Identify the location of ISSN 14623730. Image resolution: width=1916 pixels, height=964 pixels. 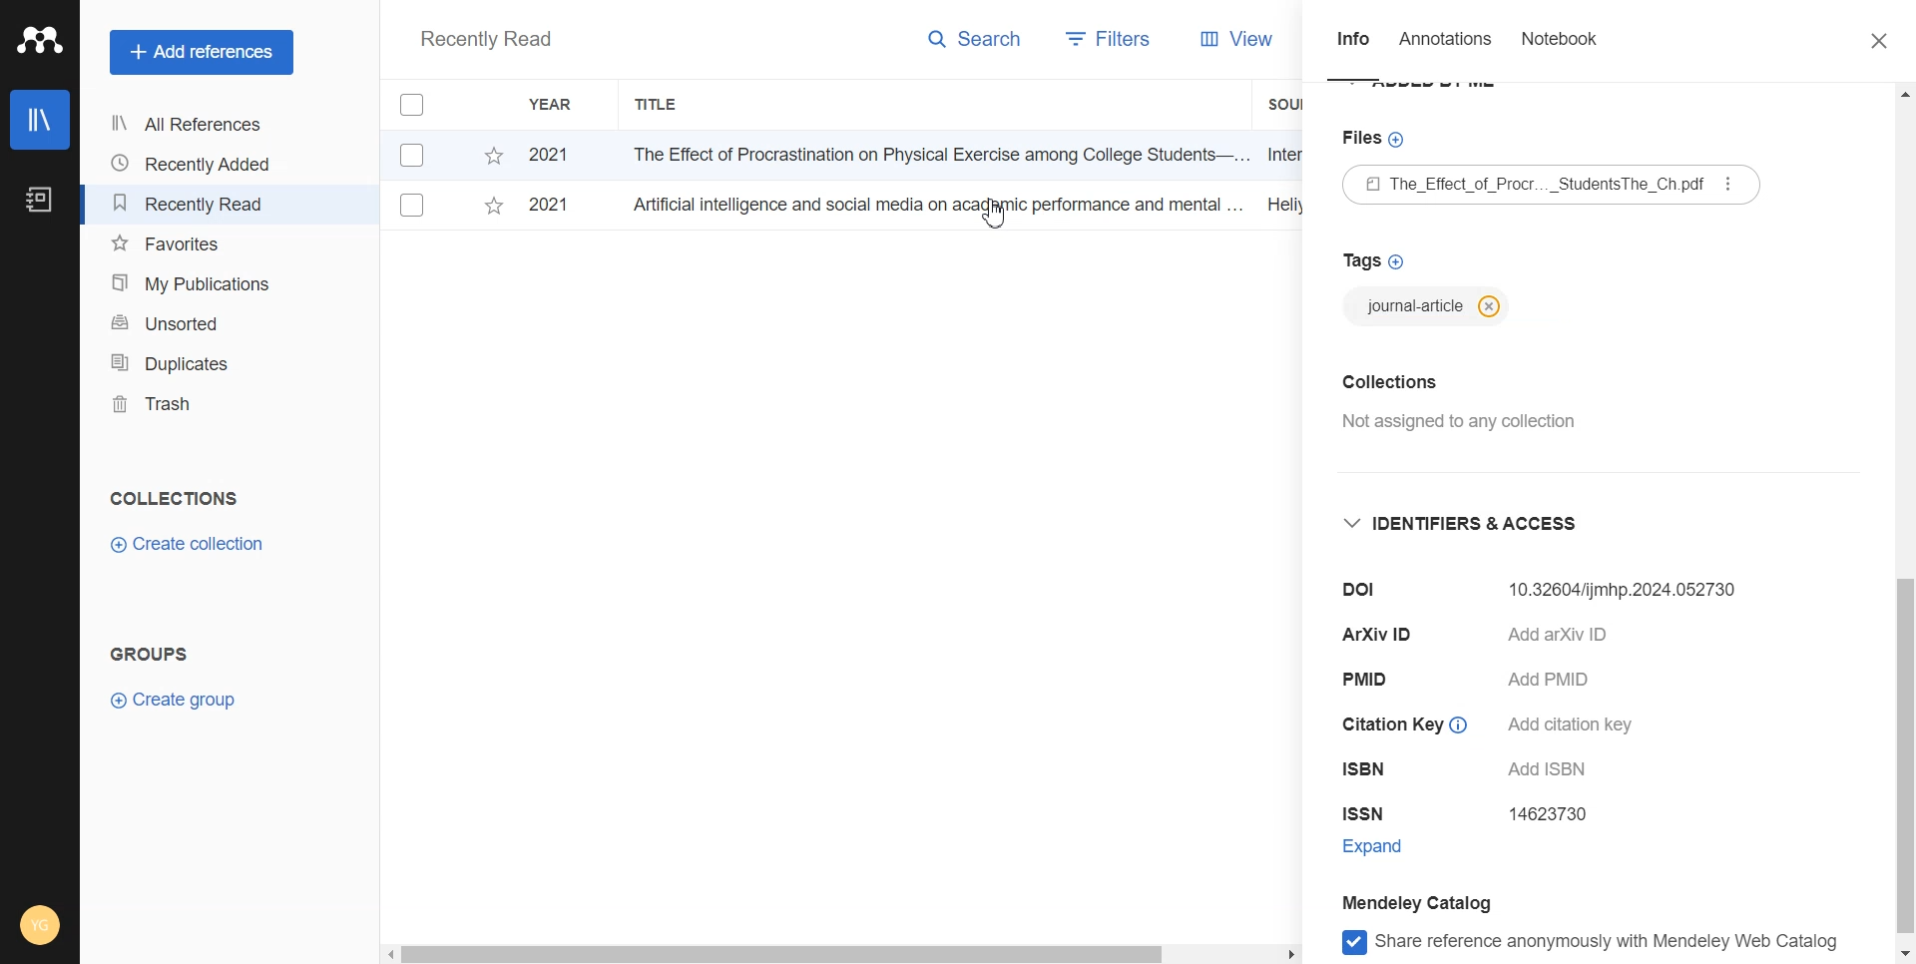
(1475, 814).